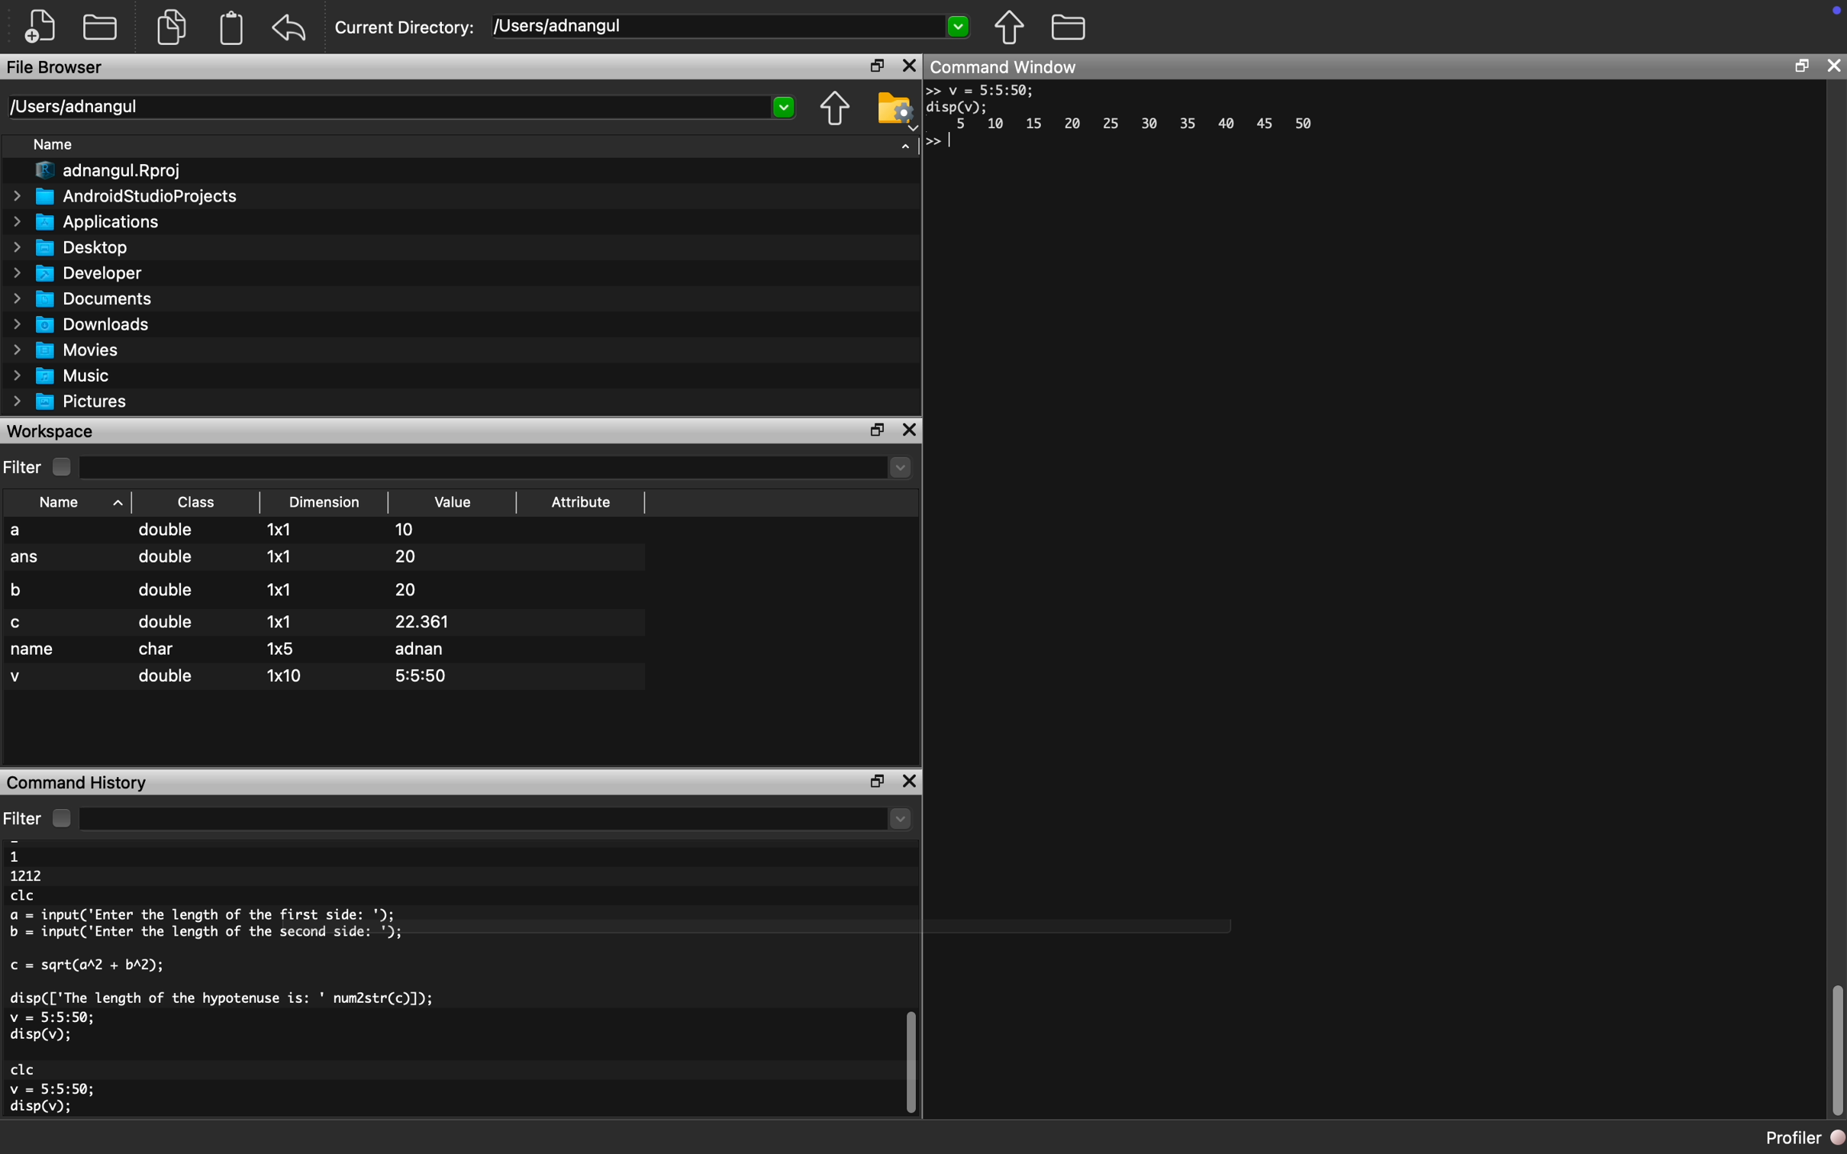 The image size is (1847, 1154). I want to click on name, so click(33, 650).